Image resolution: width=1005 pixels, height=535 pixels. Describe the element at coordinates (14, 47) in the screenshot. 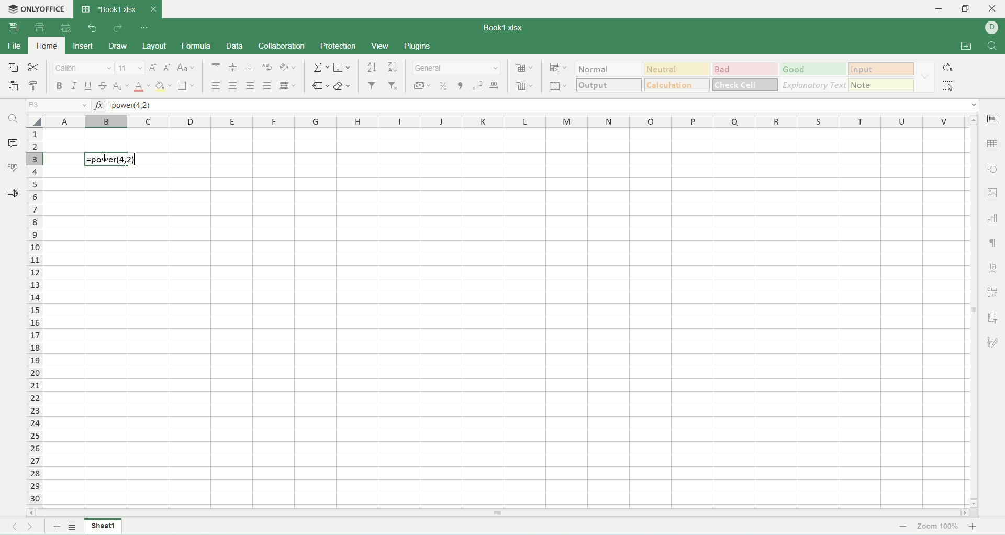

I see `file` at that location.